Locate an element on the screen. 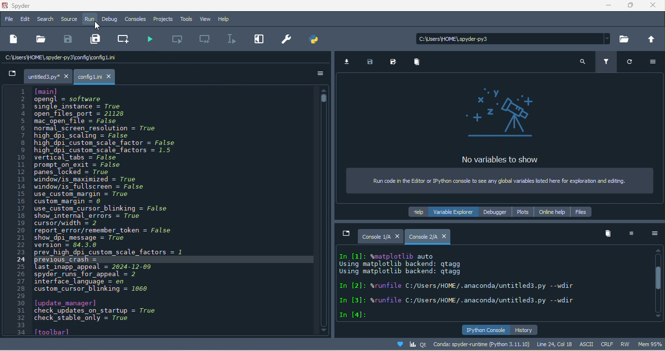 The image size is (665, 351). file is located at coordinates (9, 19).